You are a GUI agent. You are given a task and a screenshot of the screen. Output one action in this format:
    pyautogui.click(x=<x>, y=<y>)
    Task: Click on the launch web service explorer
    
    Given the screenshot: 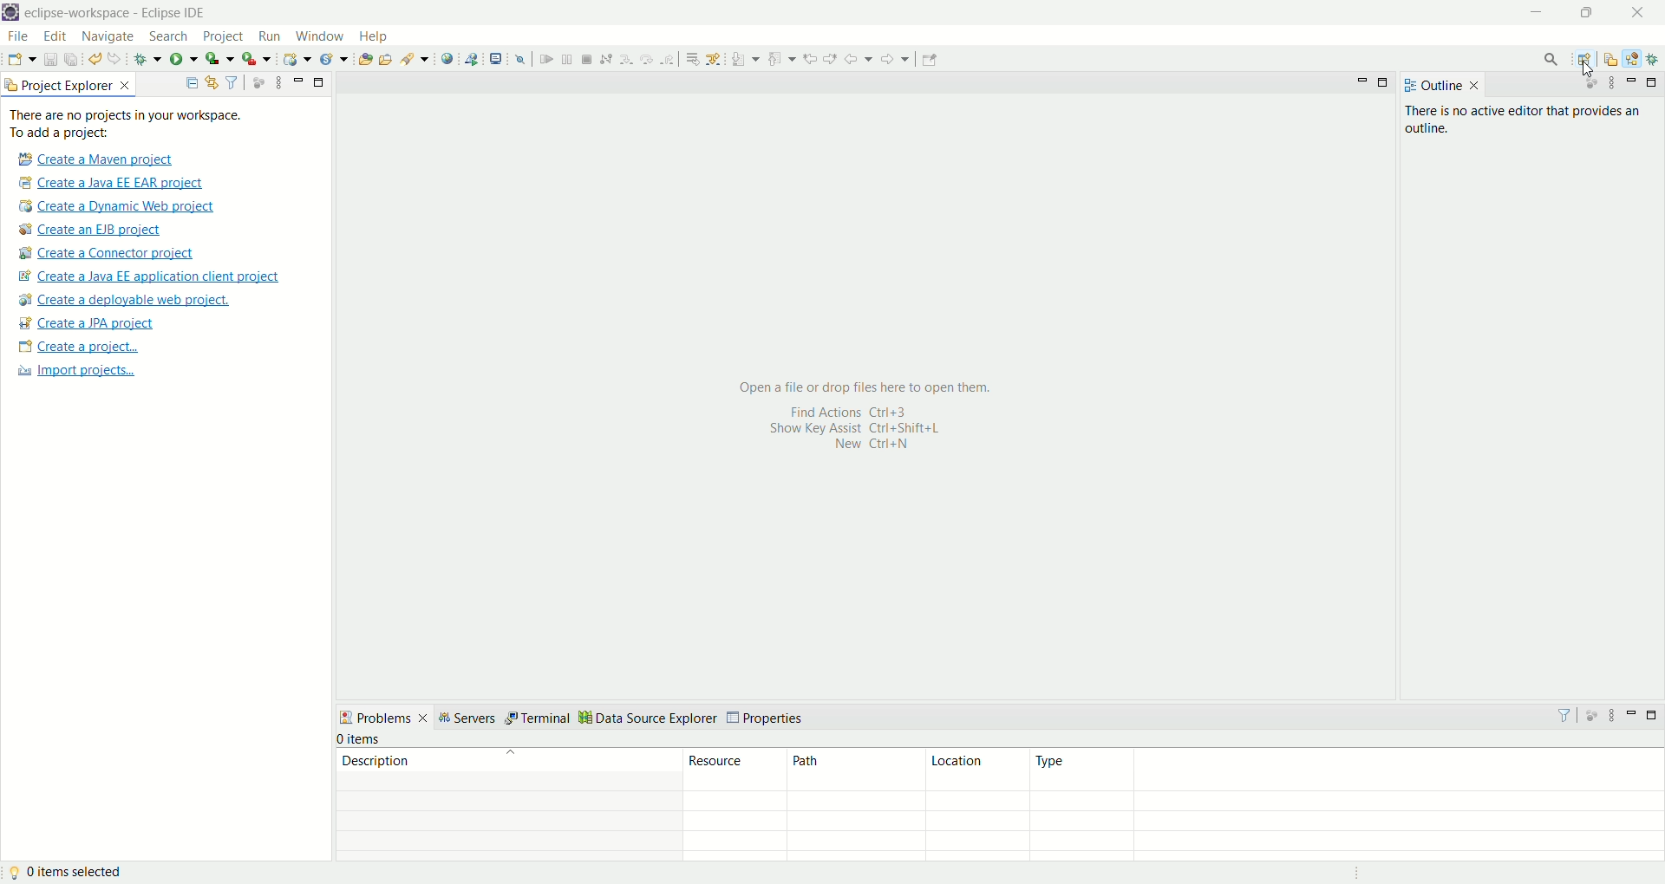 What is the action you would take?
    pyautogui.click(x=473, y=60)
    